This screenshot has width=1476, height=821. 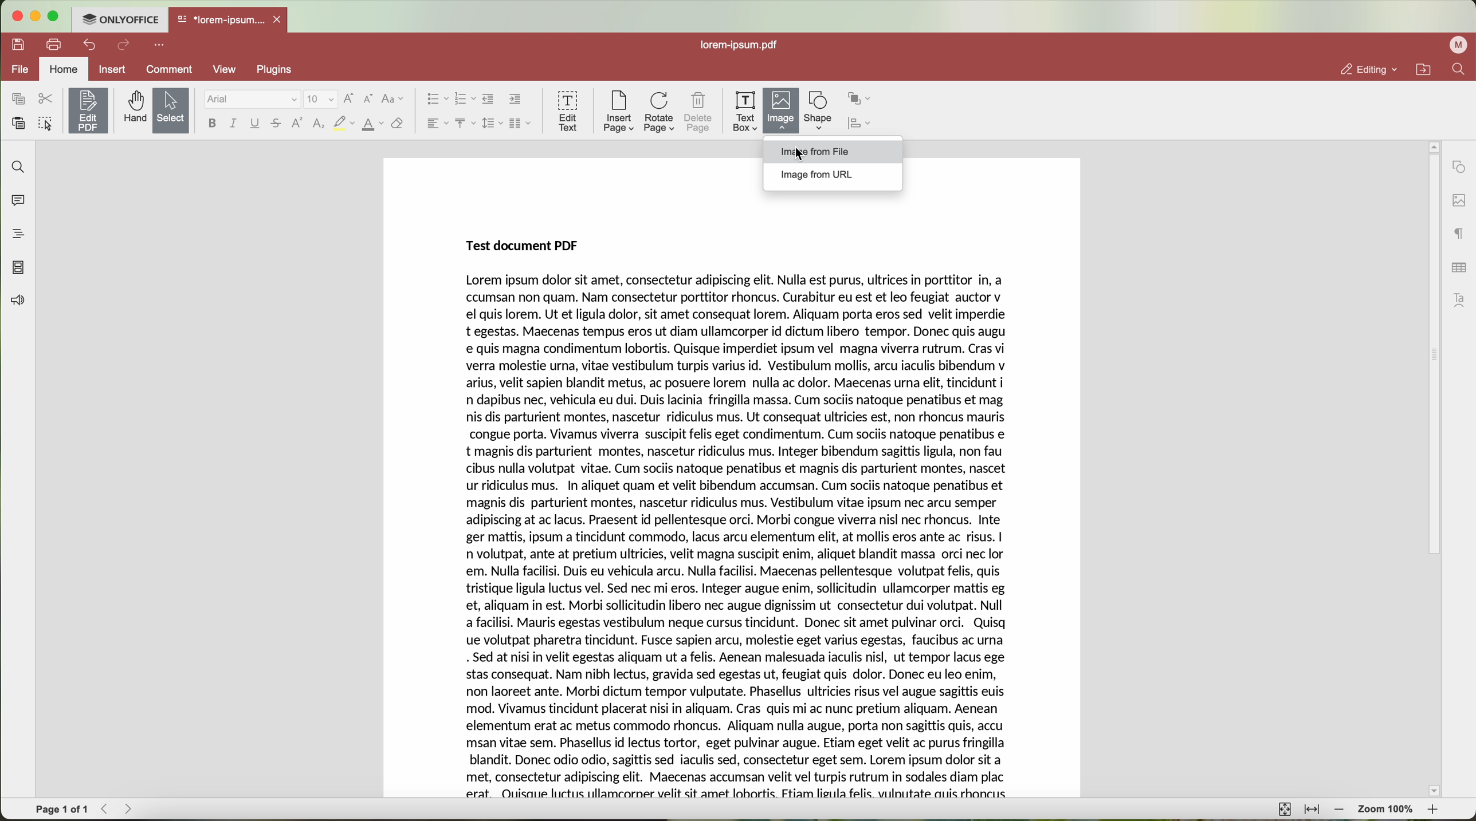 What do you see at coordinates (745, 112) in the screenshot?
I see `text box` at bounding box center [745, 112].